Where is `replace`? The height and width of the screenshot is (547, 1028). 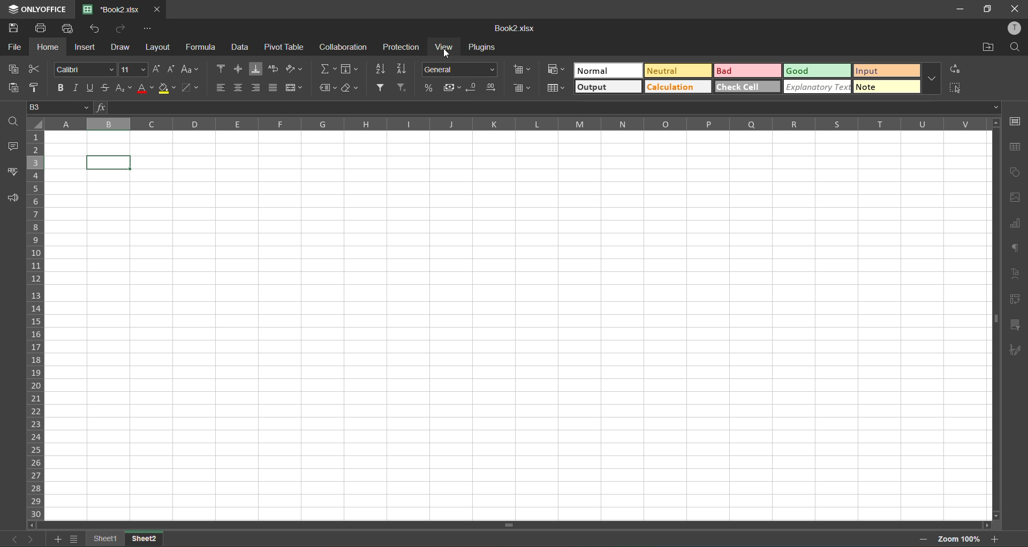
replace is located at coordinates (953, 69).